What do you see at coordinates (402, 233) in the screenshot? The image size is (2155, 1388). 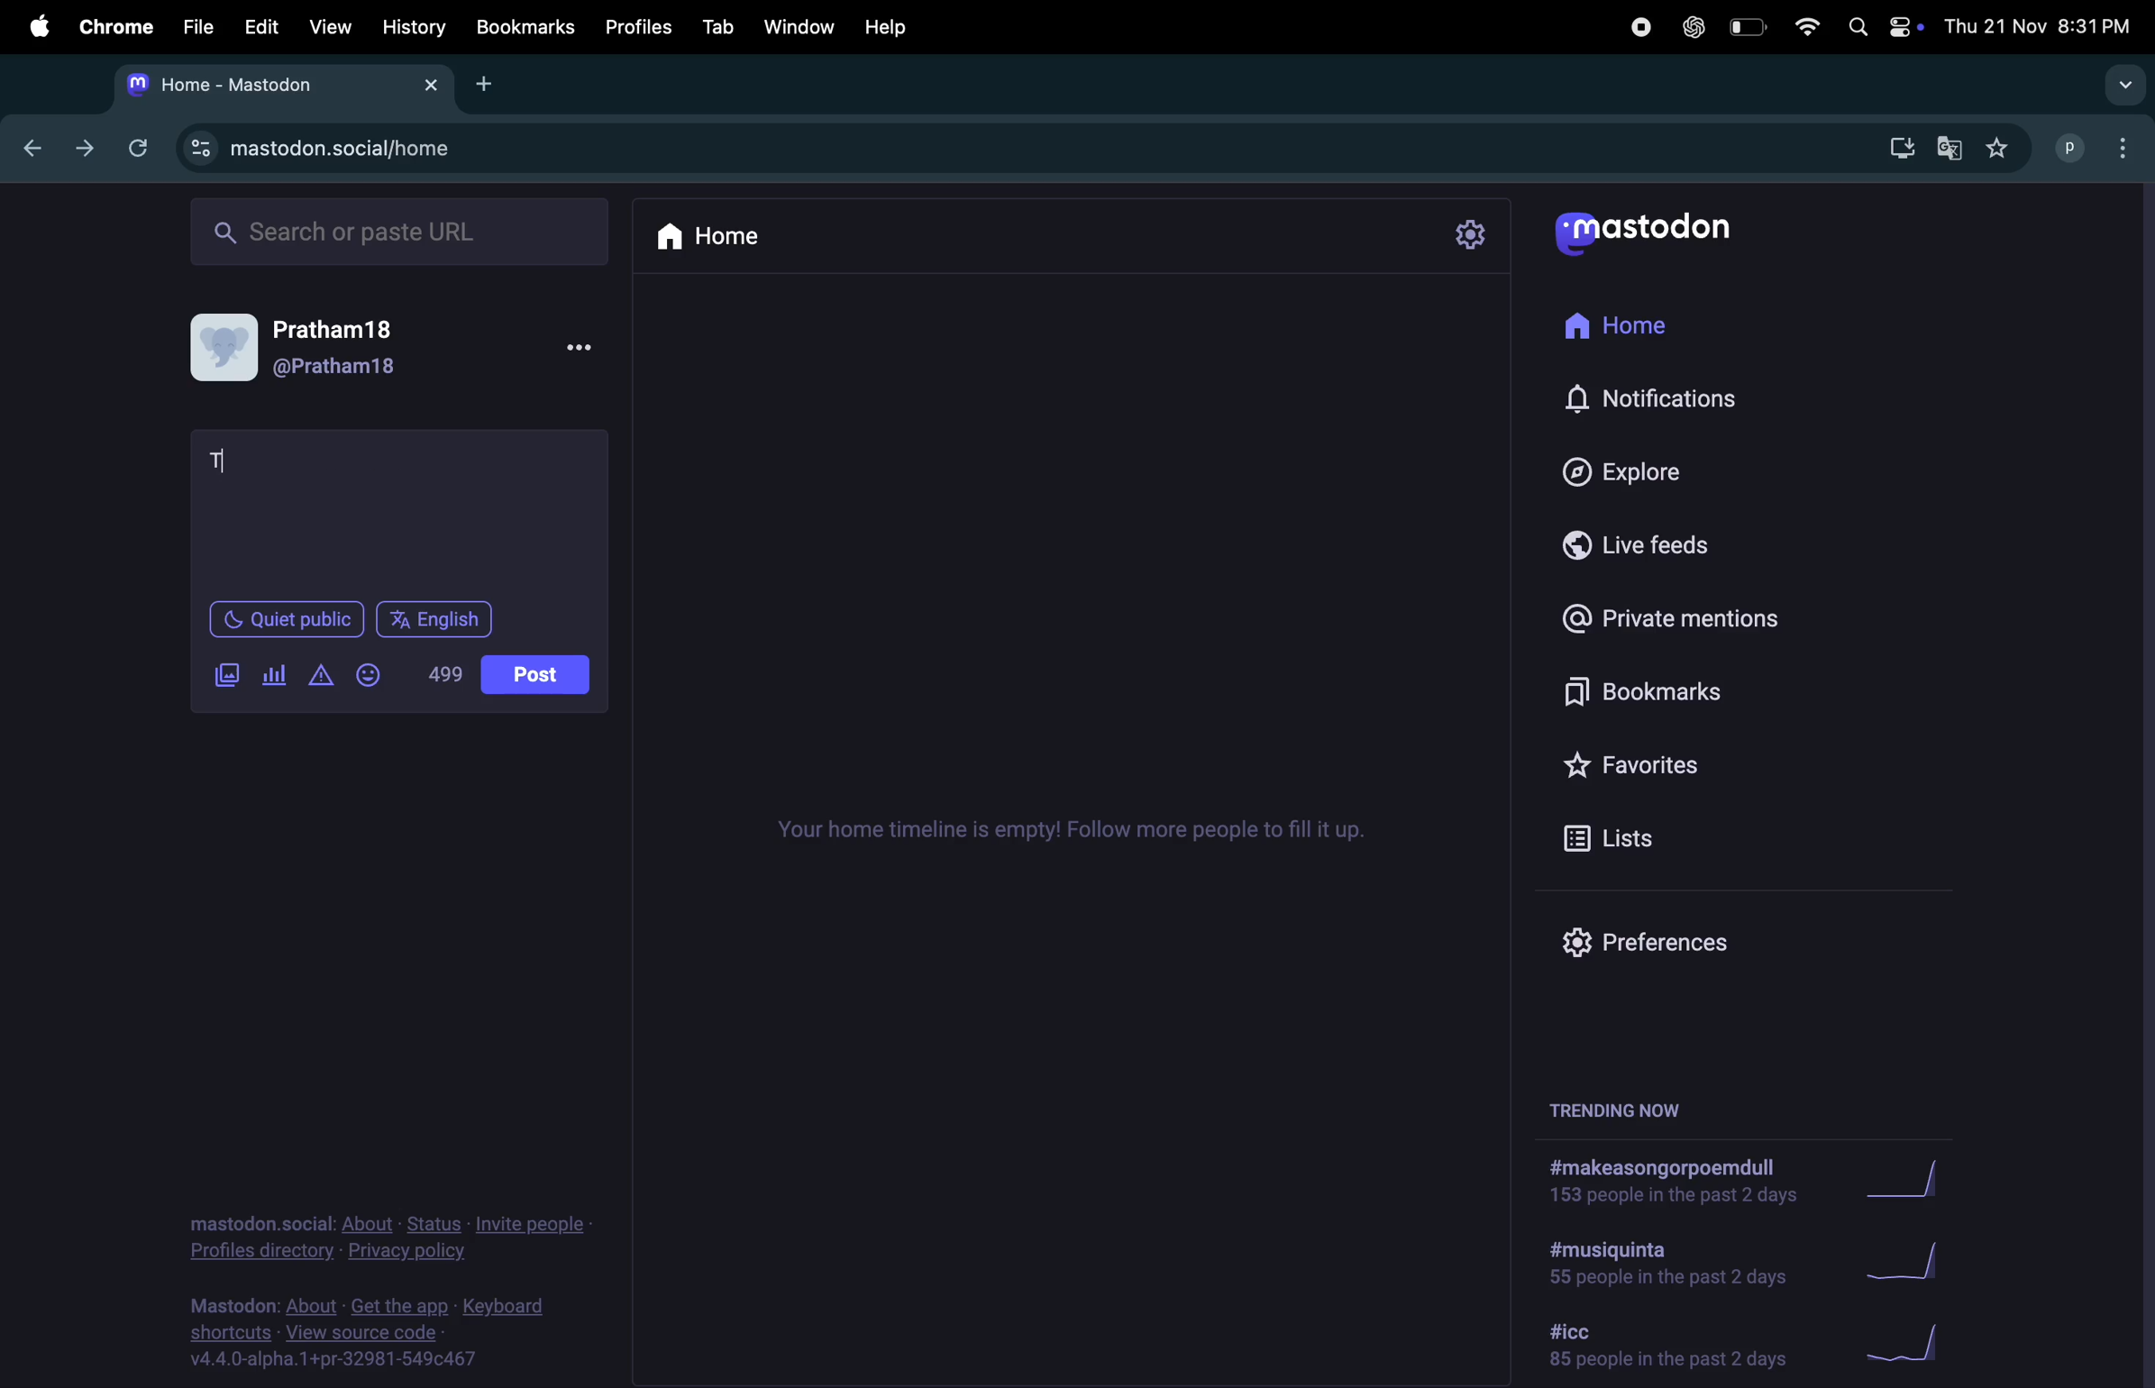 I see `searchbar` at bounding box center [402, 233].